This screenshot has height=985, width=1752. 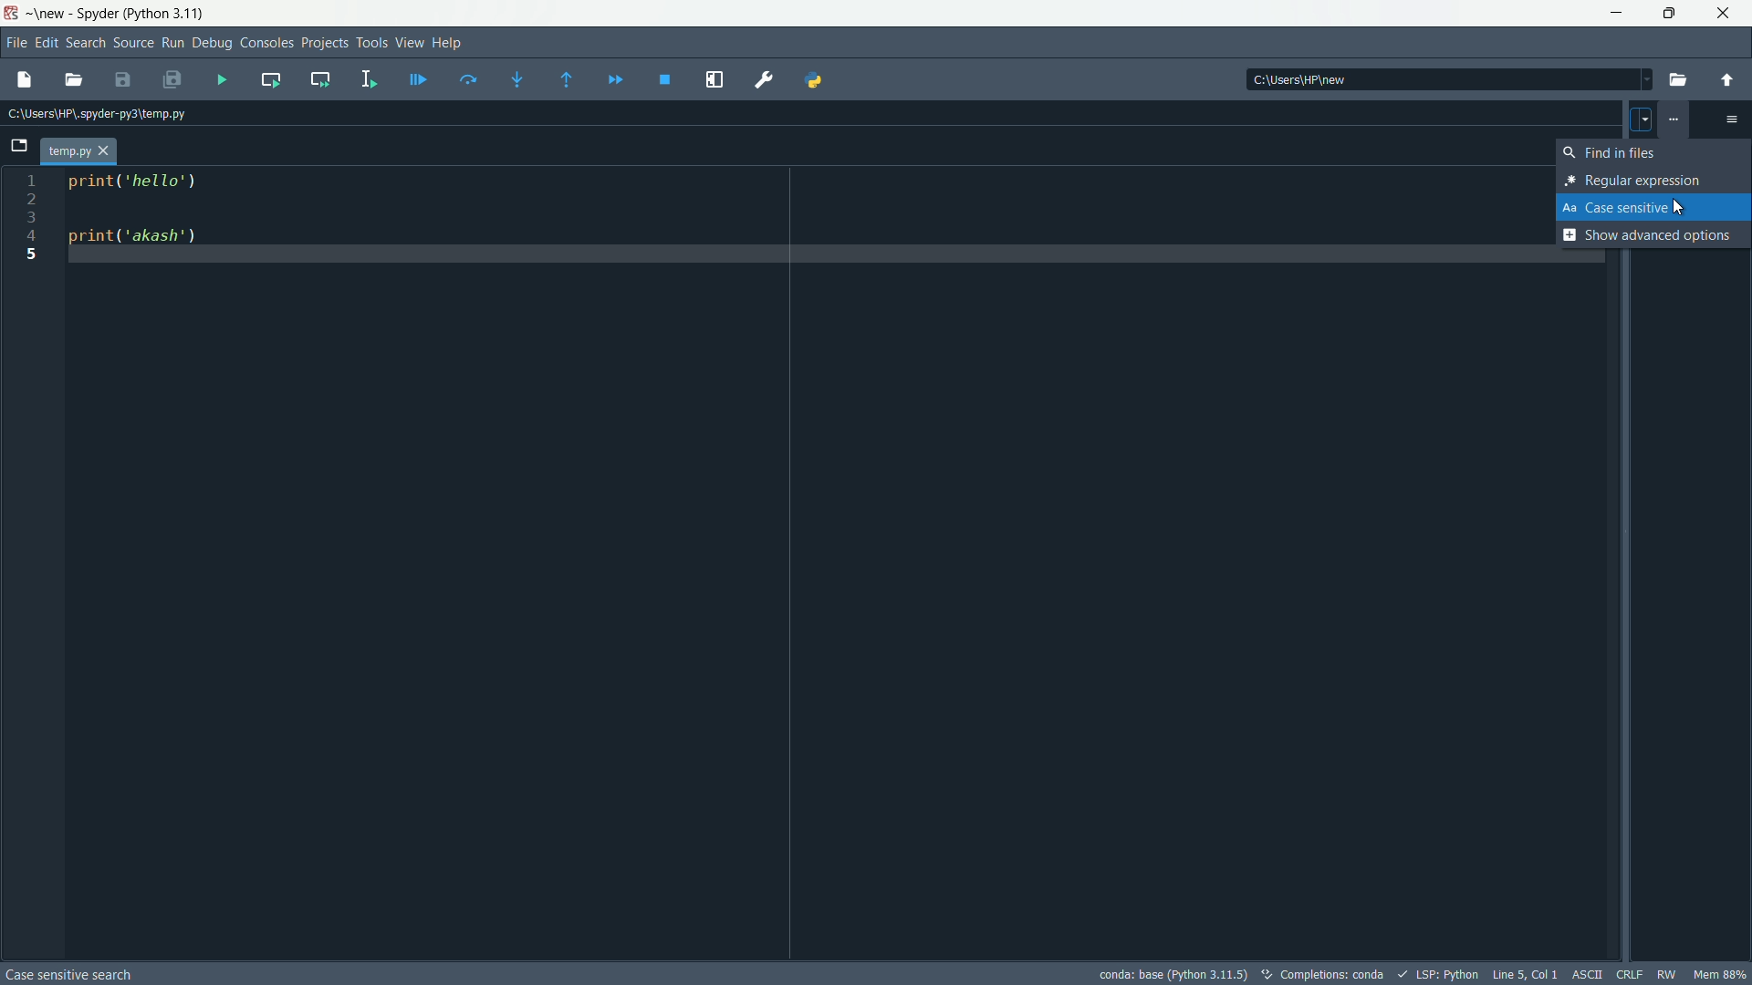 I want to click on Debug Menu, so click(x=211, y=45).